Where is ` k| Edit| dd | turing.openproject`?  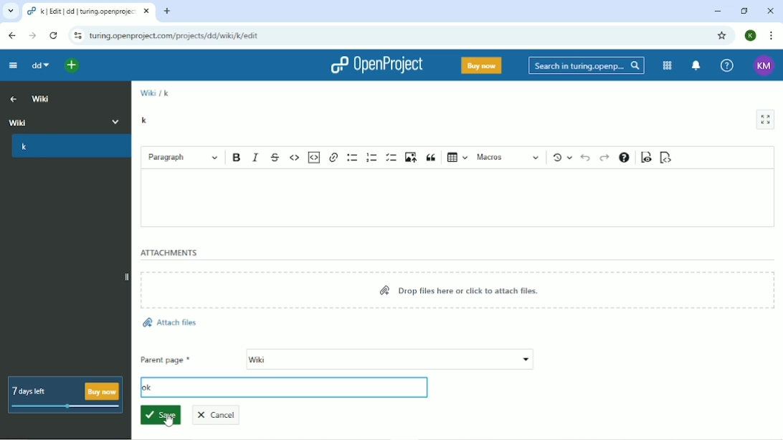
 k| Edit| dd | turing.openproject is located at coordinates (82, 11).